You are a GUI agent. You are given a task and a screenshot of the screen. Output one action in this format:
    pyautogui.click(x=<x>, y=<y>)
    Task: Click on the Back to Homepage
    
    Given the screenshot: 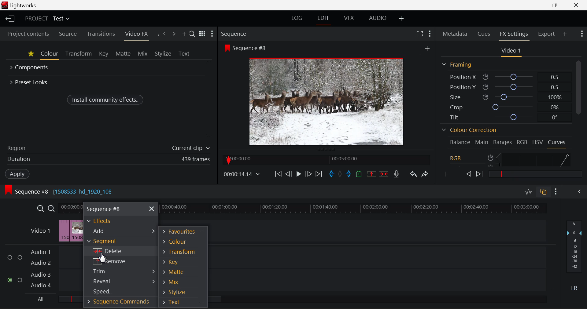 What is the action you would take?
    pyautogui.click(x=9, y=19)
    